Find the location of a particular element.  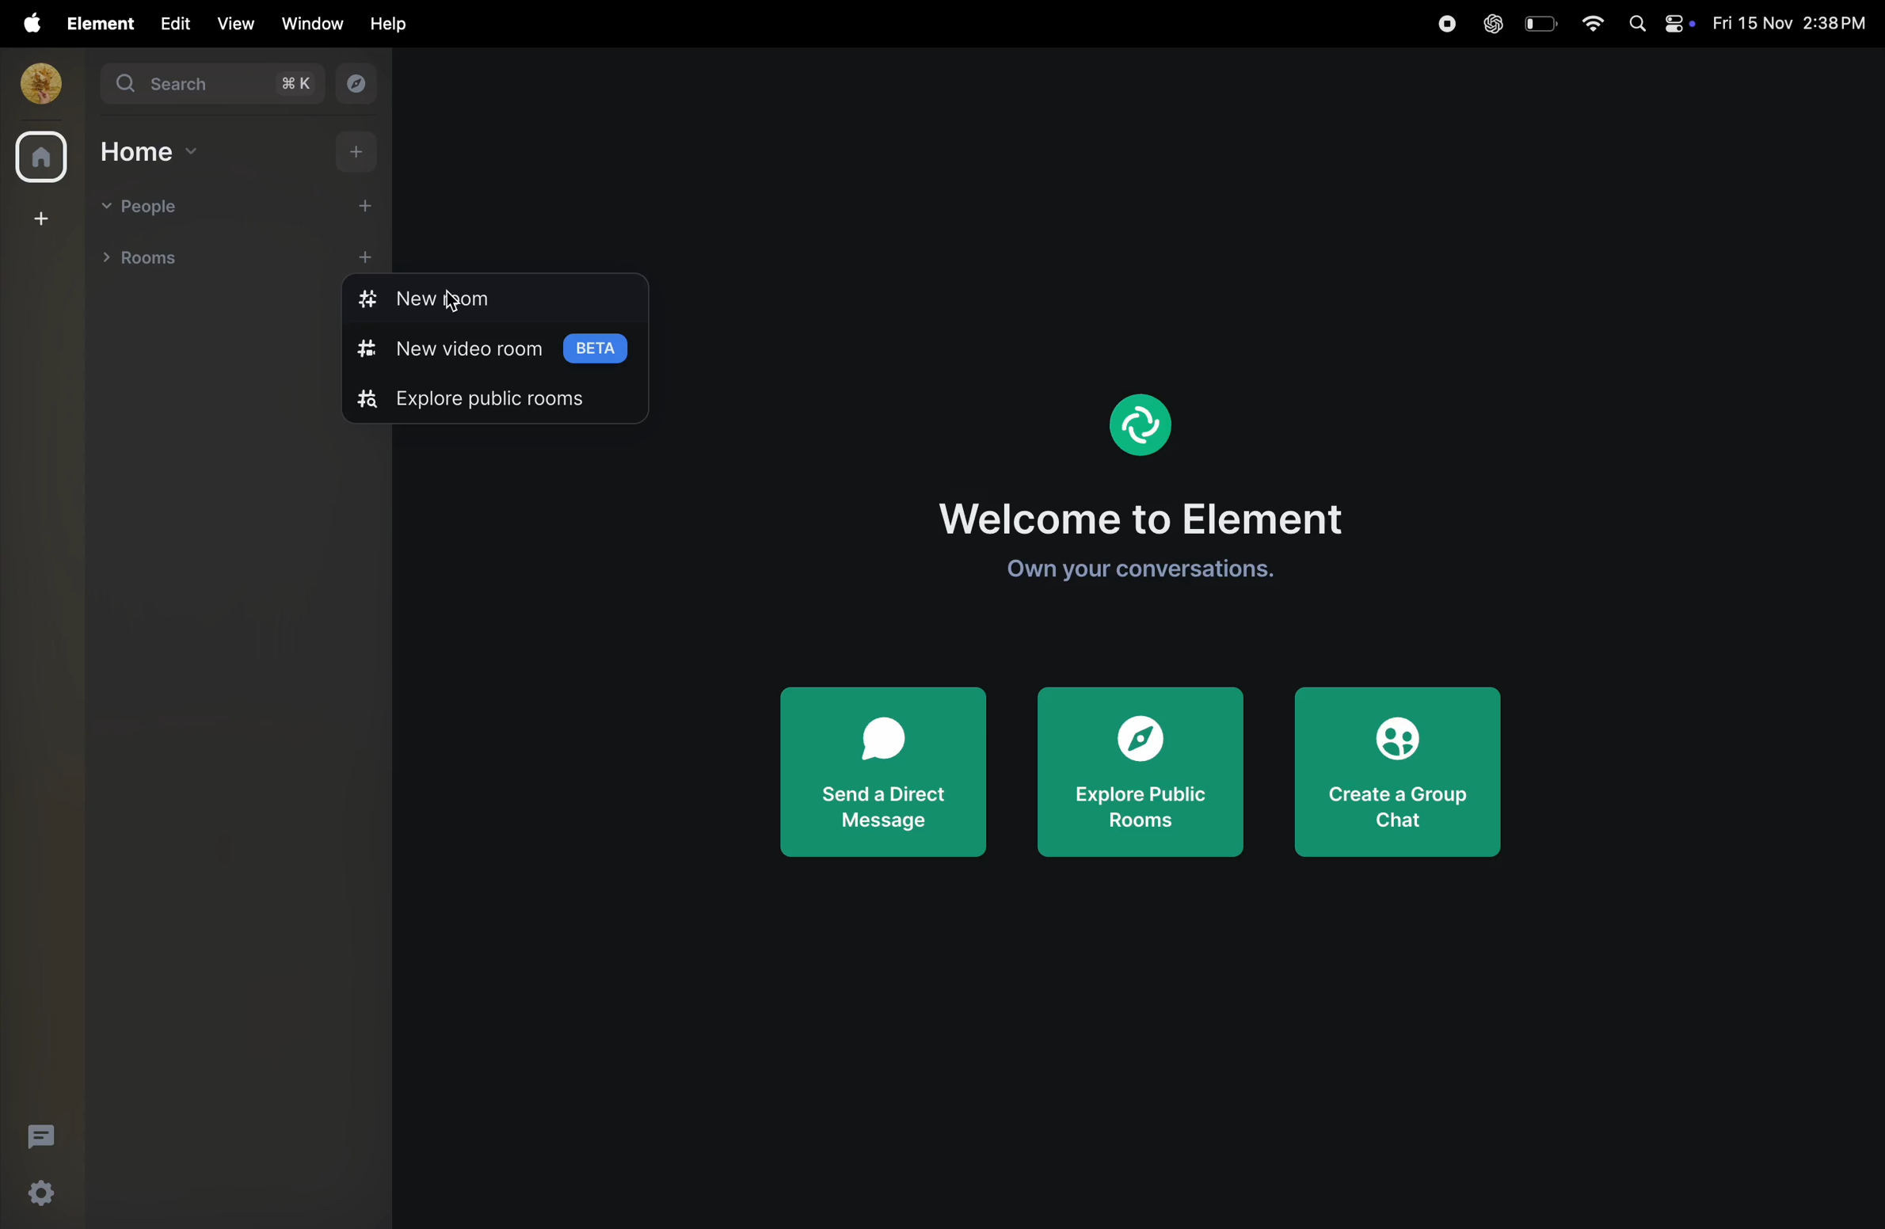

apple widgets is located at coordinates (1659, 22).